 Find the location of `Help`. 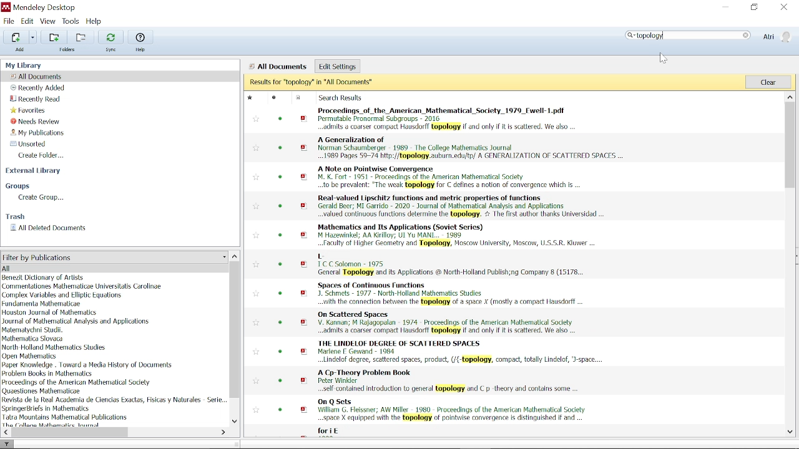

Help is located at coordinates (140, 37).